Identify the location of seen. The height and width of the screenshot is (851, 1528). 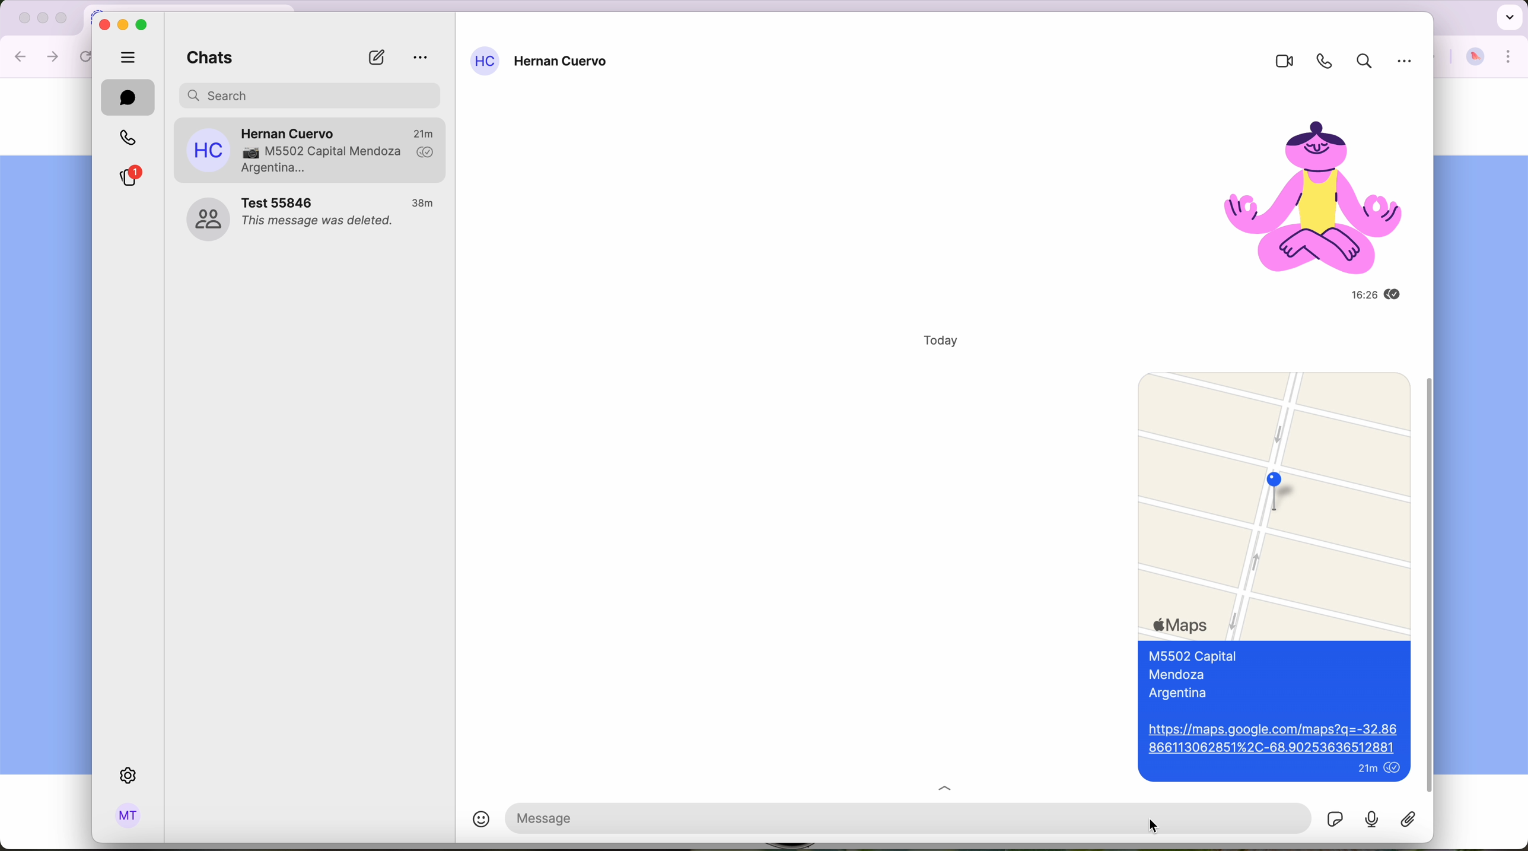
(1395, 769).